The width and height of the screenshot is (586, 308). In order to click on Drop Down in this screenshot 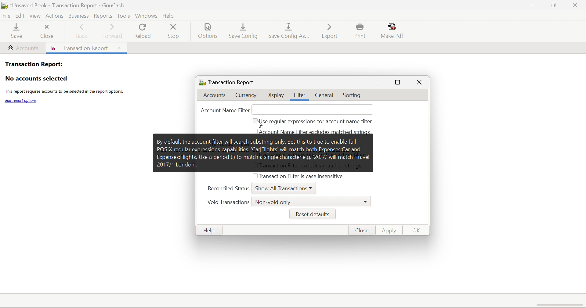, I will do `click(312, 188)`.